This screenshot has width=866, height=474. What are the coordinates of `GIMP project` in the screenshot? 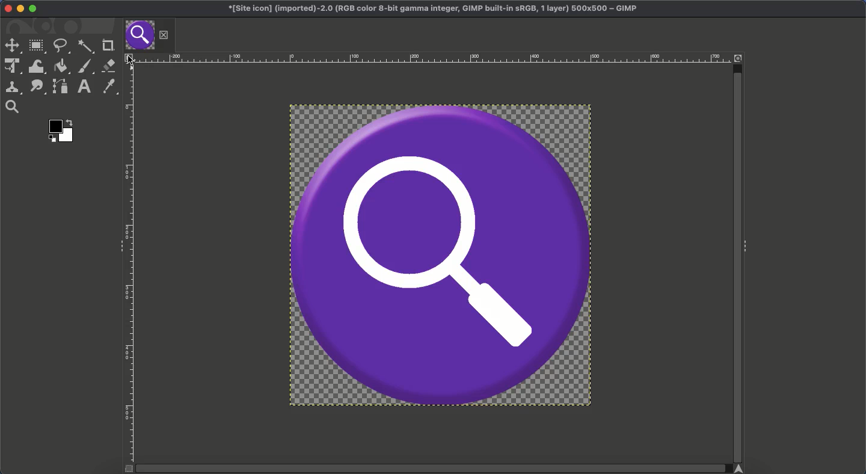 It's located at (435, 8).